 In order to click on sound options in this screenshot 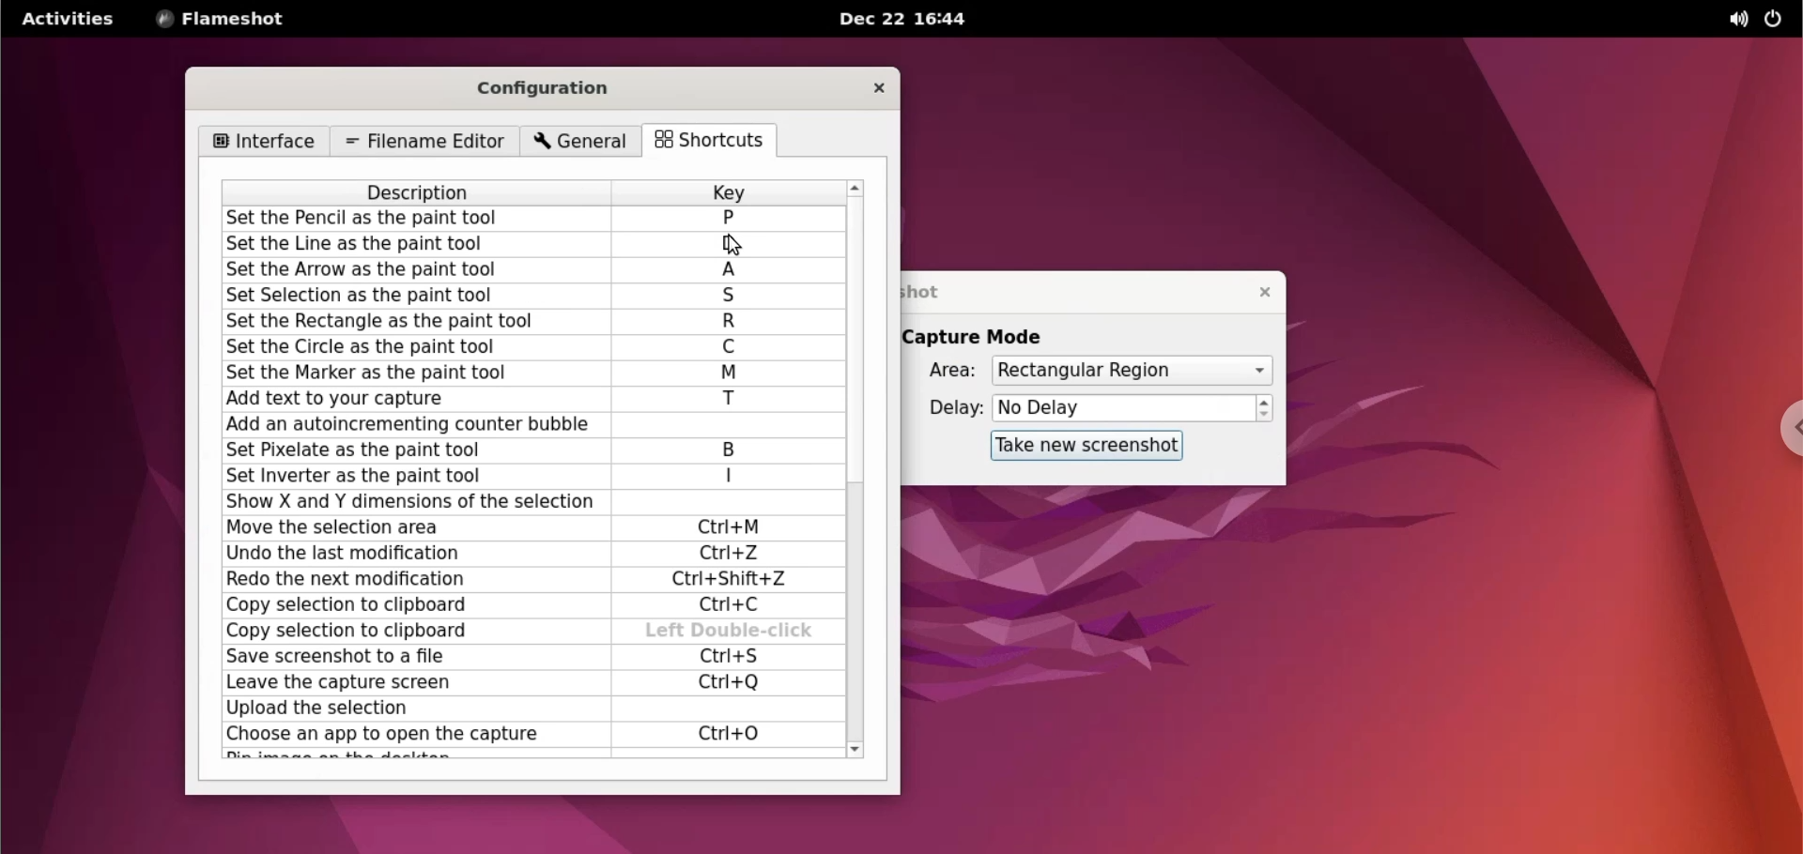, I will do `click(1731, 20)`.